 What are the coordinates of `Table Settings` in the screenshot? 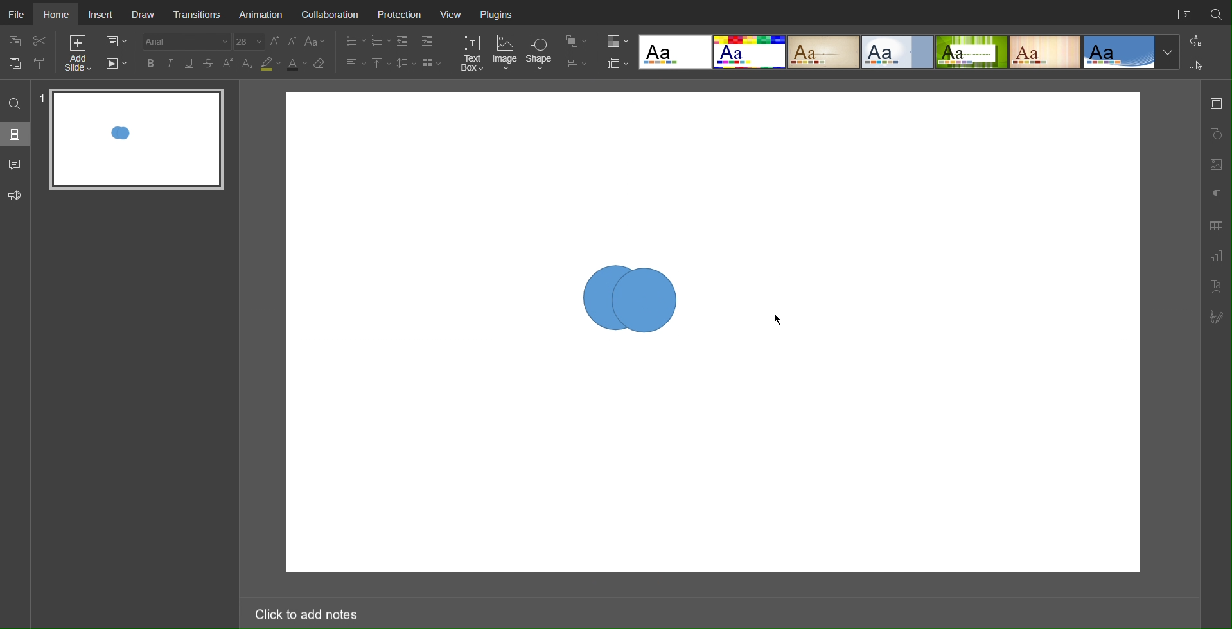 It's located at (1216, 225).